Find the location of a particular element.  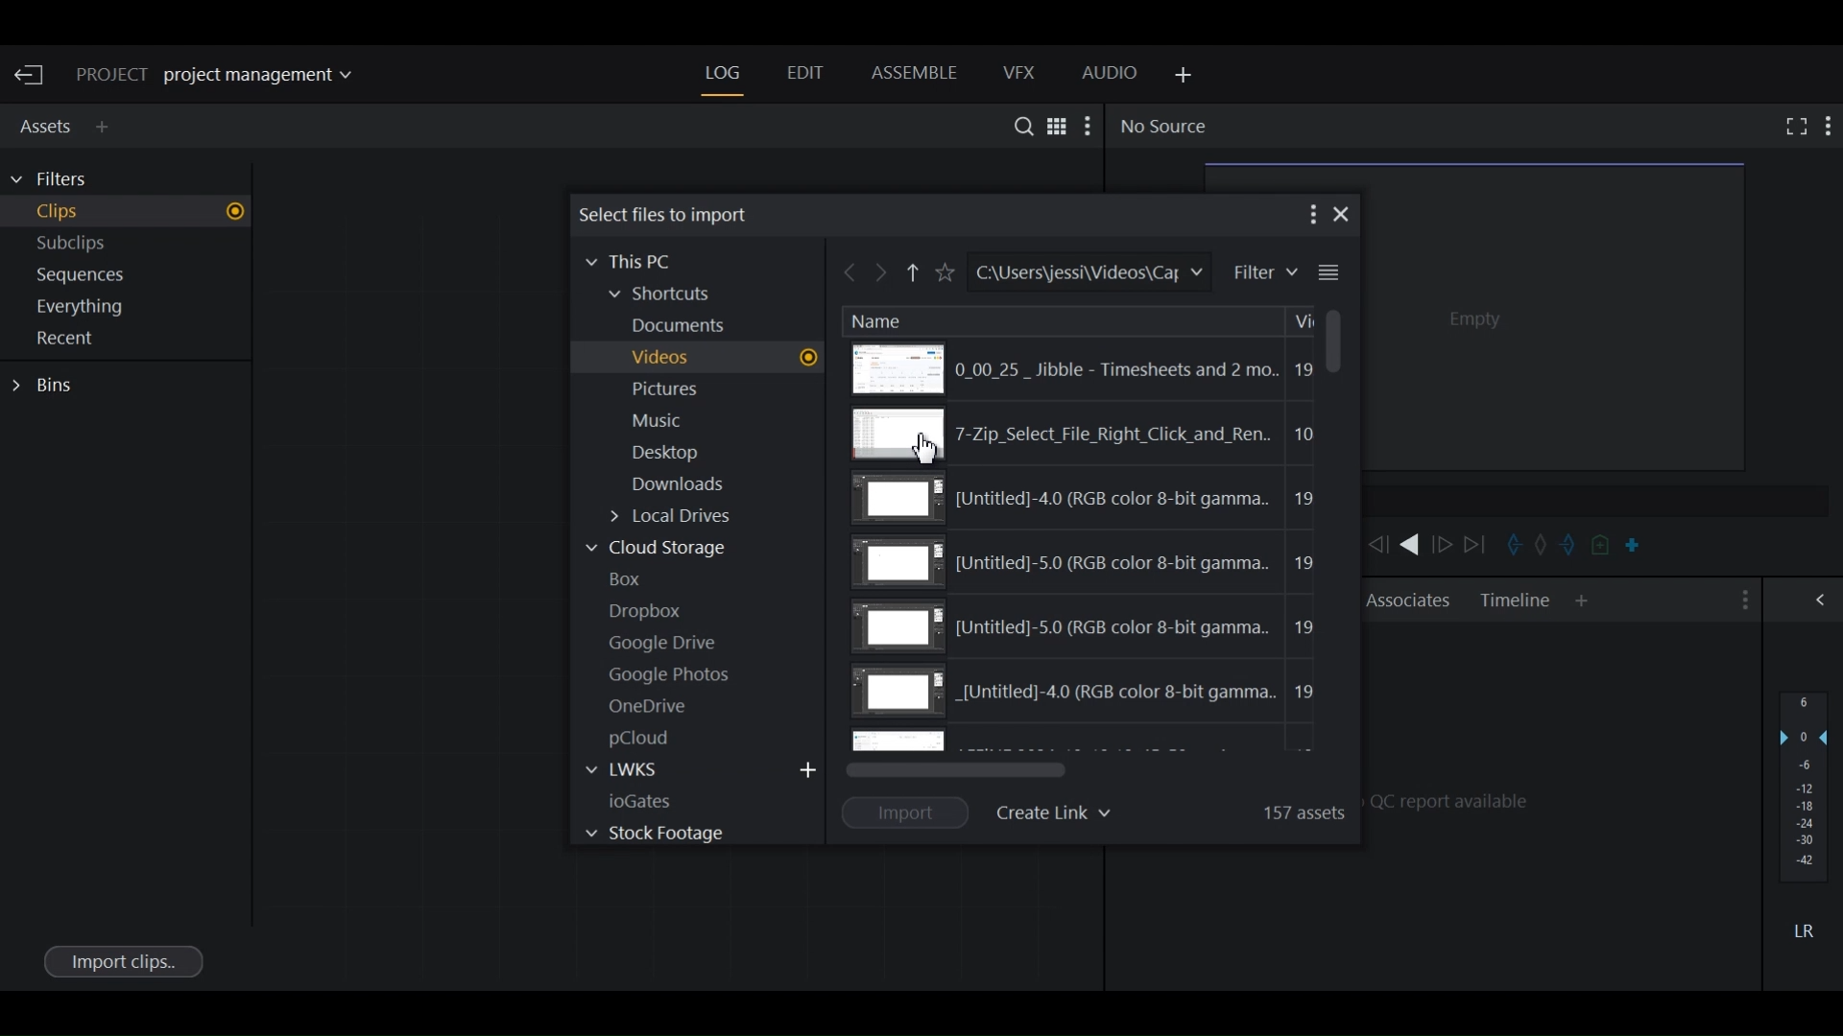

pCloud is located at coordinates (650, 738).